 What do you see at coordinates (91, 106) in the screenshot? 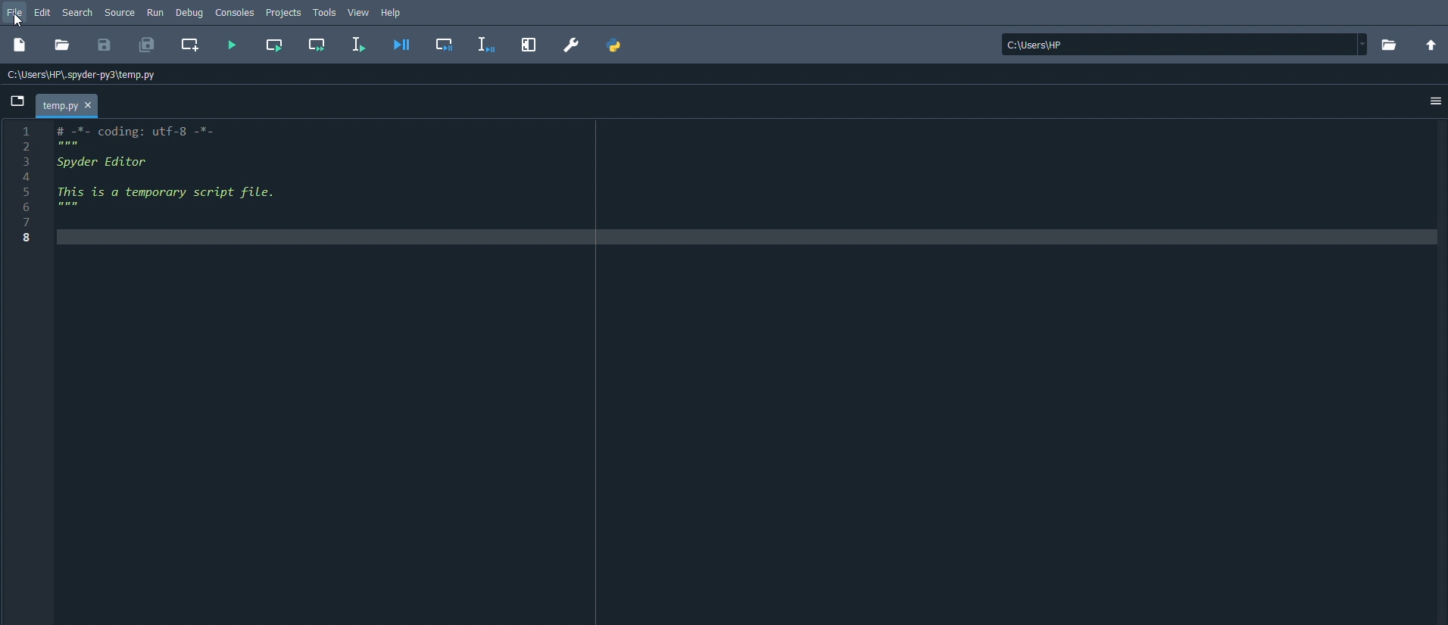
I see `cross` at bounding box center [91, 106].